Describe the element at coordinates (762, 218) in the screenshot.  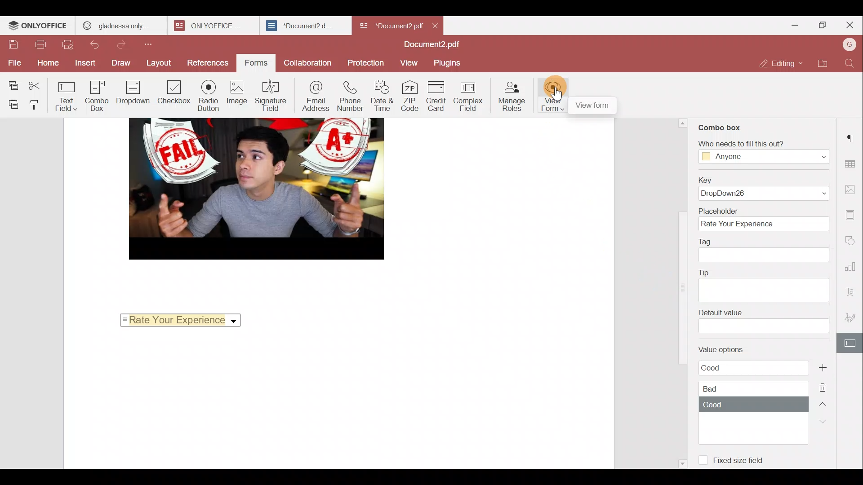
I see `Placeholder` at that location.